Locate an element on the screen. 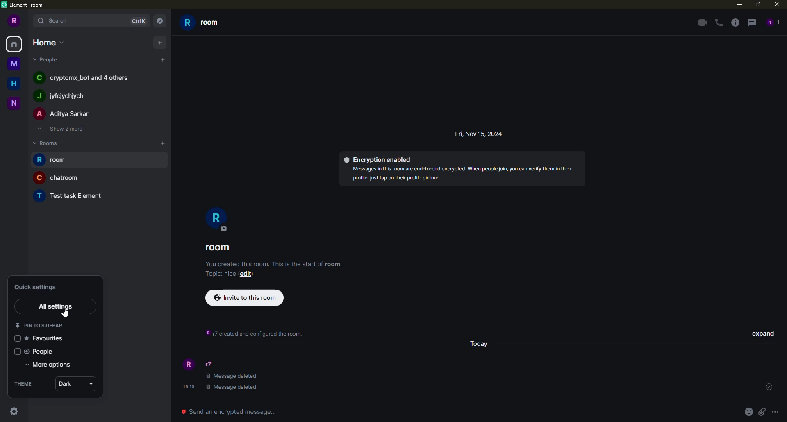 The image size is (787, 422). rooms is located at coordinates (49, 142).